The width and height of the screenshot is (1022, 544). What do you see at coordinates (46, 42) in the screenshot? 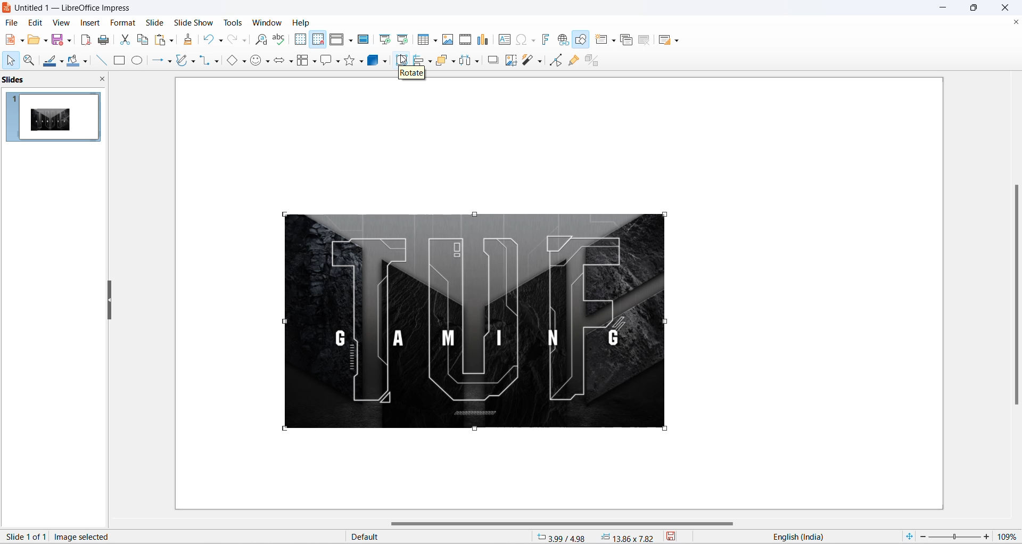
I see `open file options` at bounding box center [46, 42].